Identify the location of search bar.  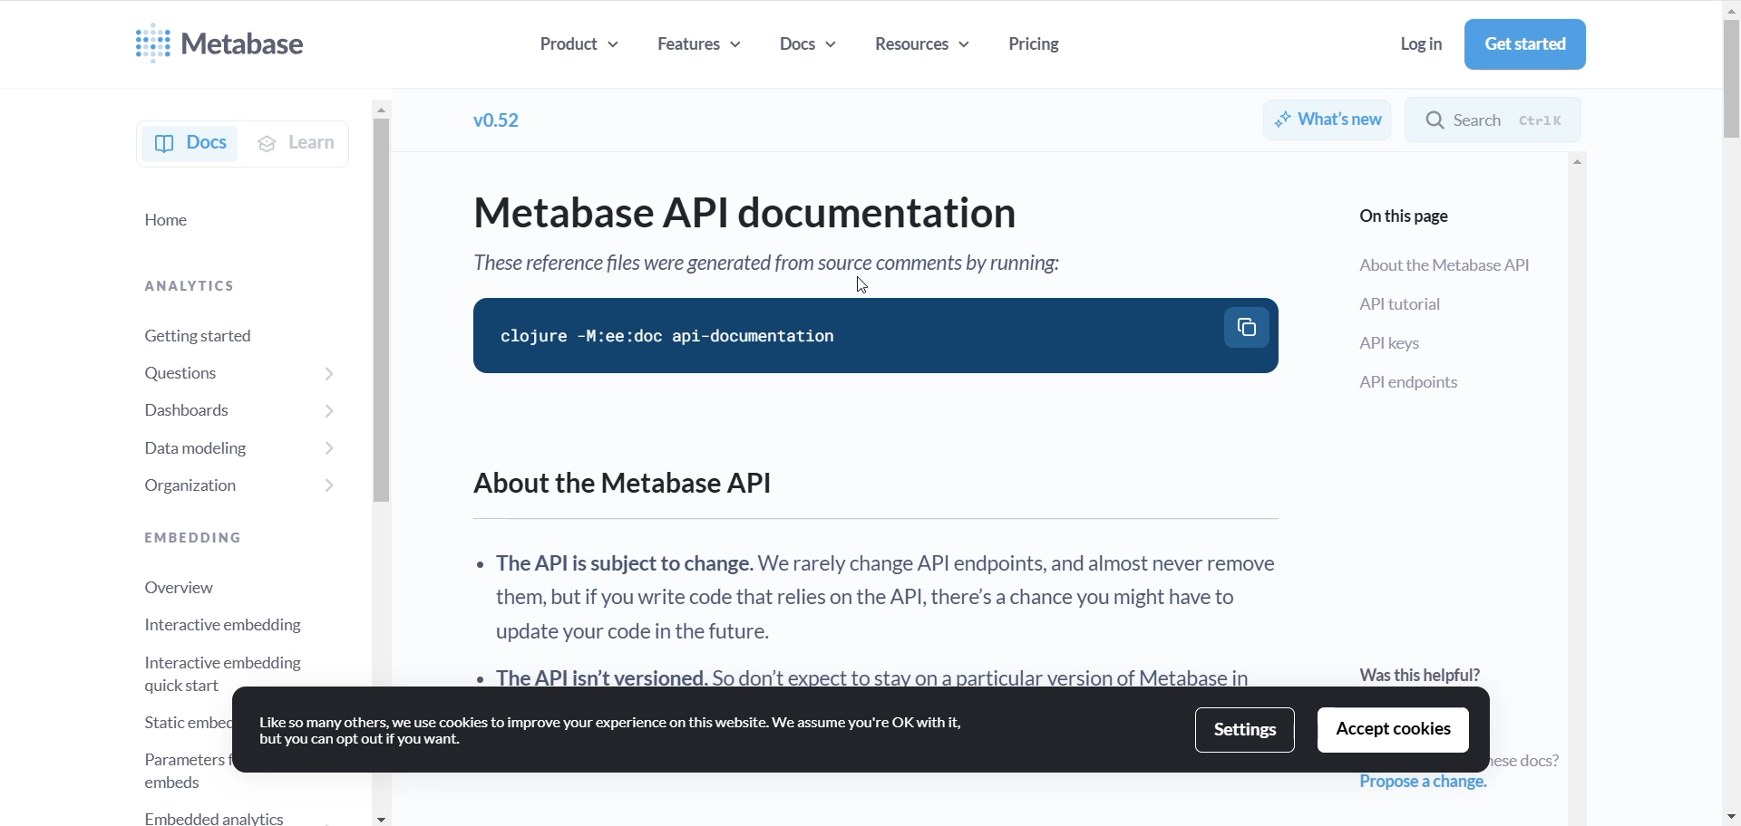
(1527, 116).